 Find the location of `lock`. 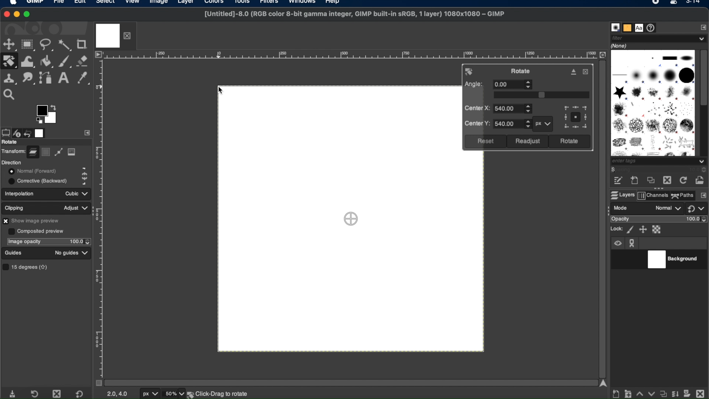

lock is located at coordinates (616, 229).